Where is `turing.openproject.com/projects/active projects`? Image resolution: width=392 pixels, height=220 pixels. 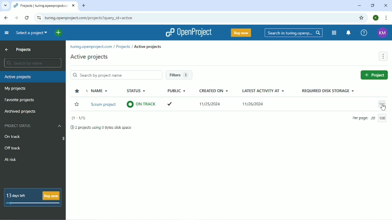
turing.openproject.com/projects/active projects is located at coordinates (118, 46).